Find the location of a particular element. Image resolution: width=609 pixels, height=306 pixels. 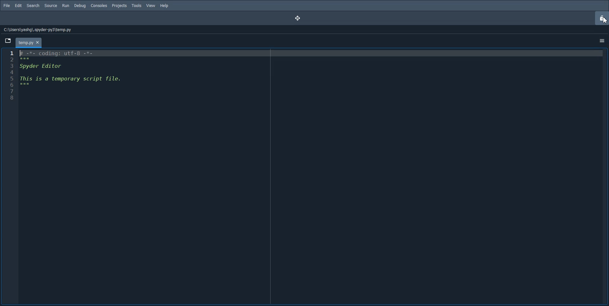

Drag  is located at coordinates (298, 18).